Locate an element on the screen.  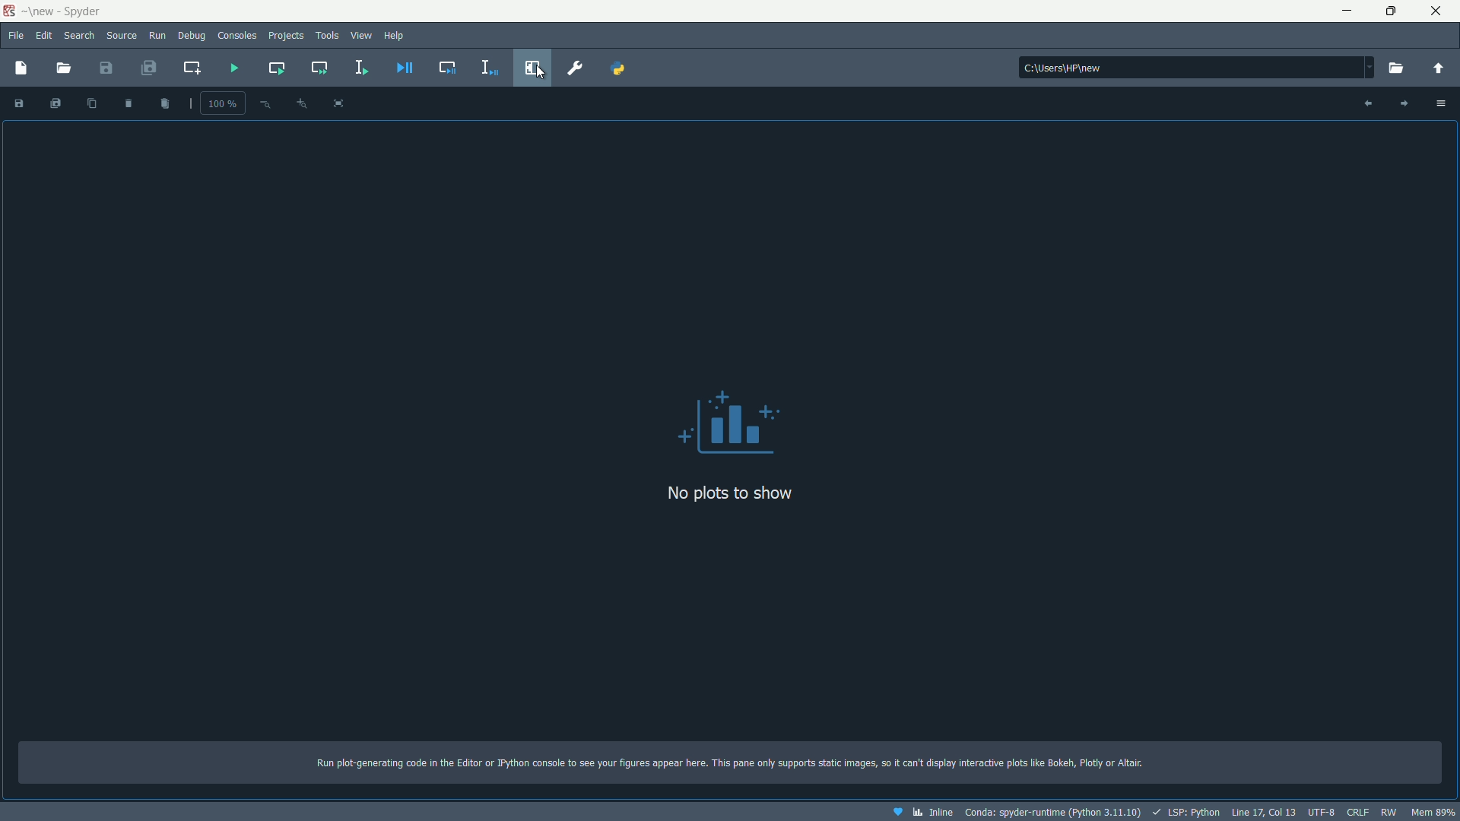
close app is located at coordinates (1442, 11).